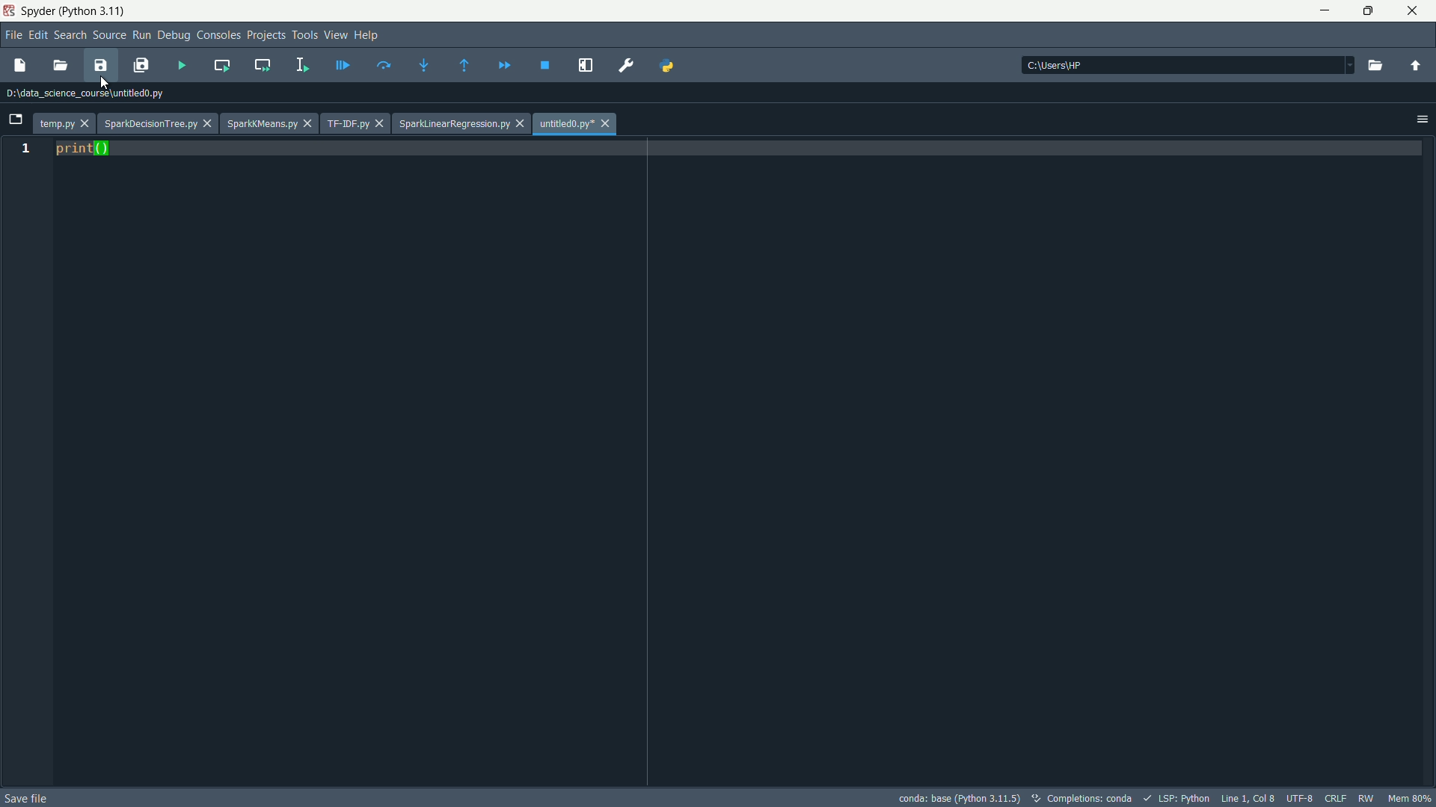  What do you see at coordinates (1424, 119) in the screenshot?
I see `Options` at bounding box center [1424, 119].